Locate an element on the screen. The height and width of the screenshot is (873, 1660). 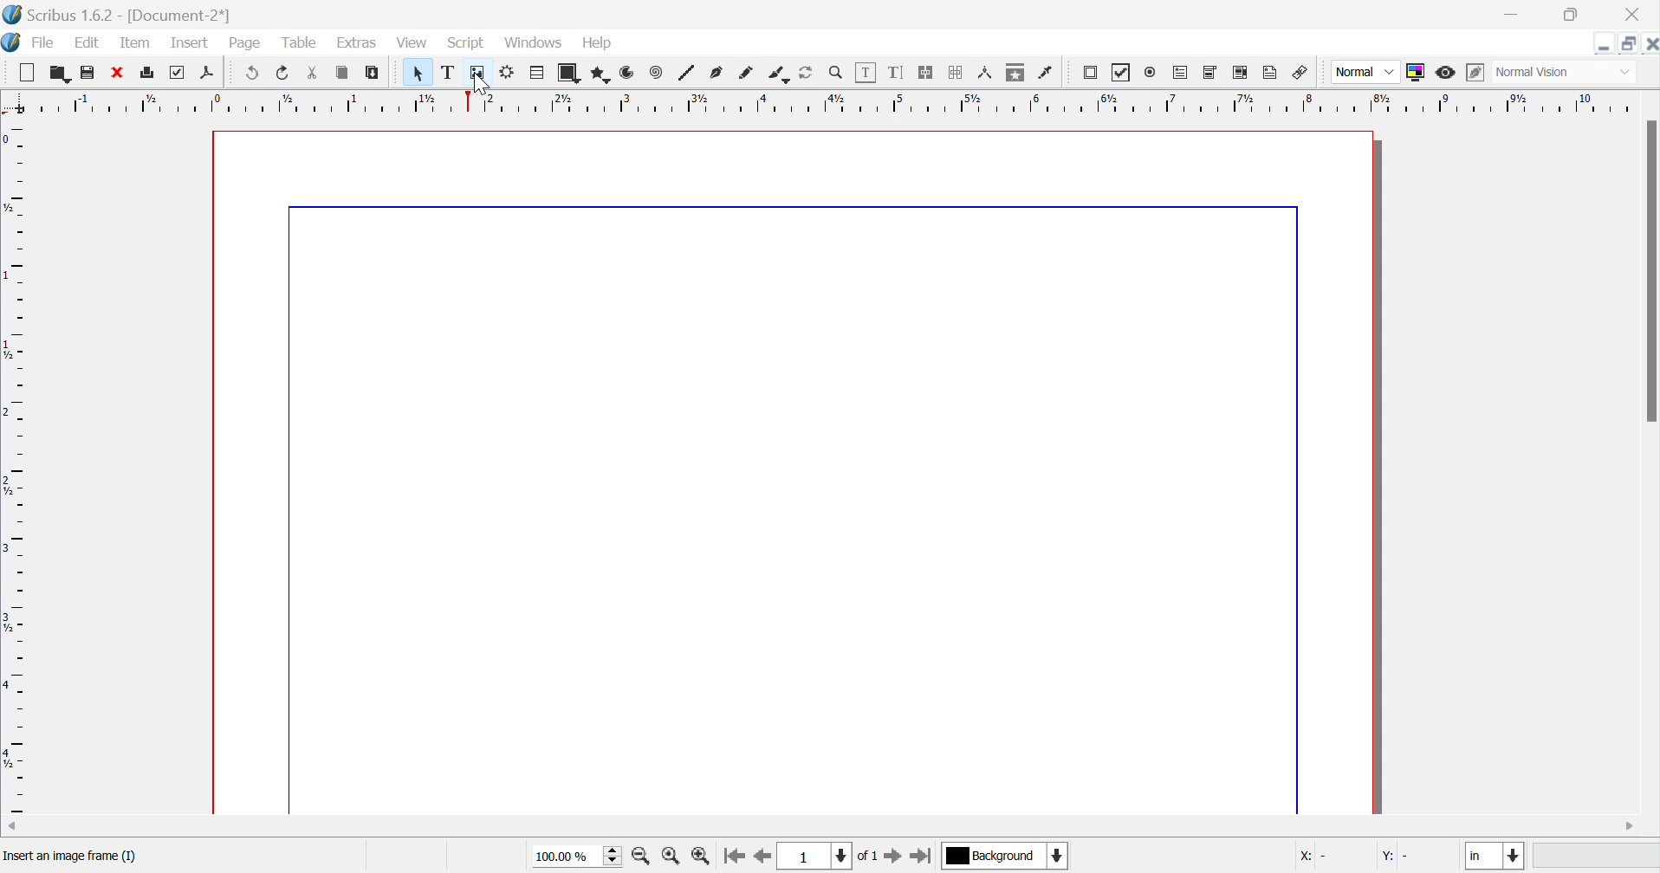
PDF push button is located at coordinates (1093, 74).